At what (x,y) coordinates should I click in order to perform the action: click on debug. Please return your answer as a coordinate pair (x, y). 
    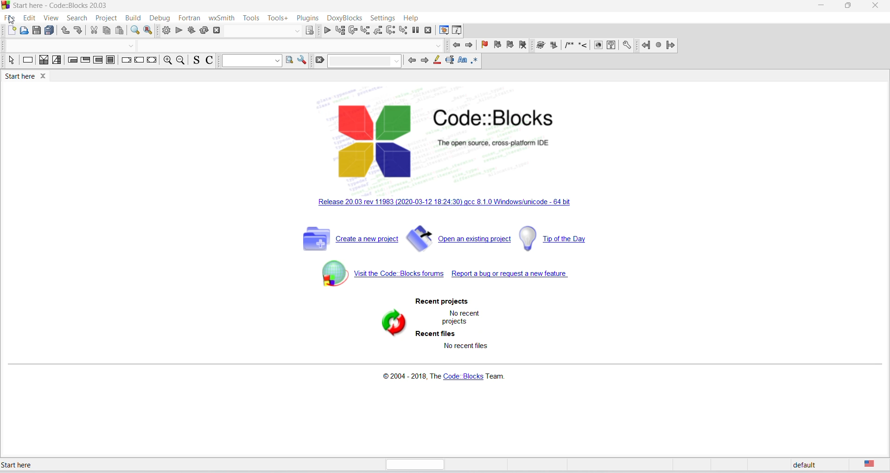
    Looking at the image, I should click on (160, 18).